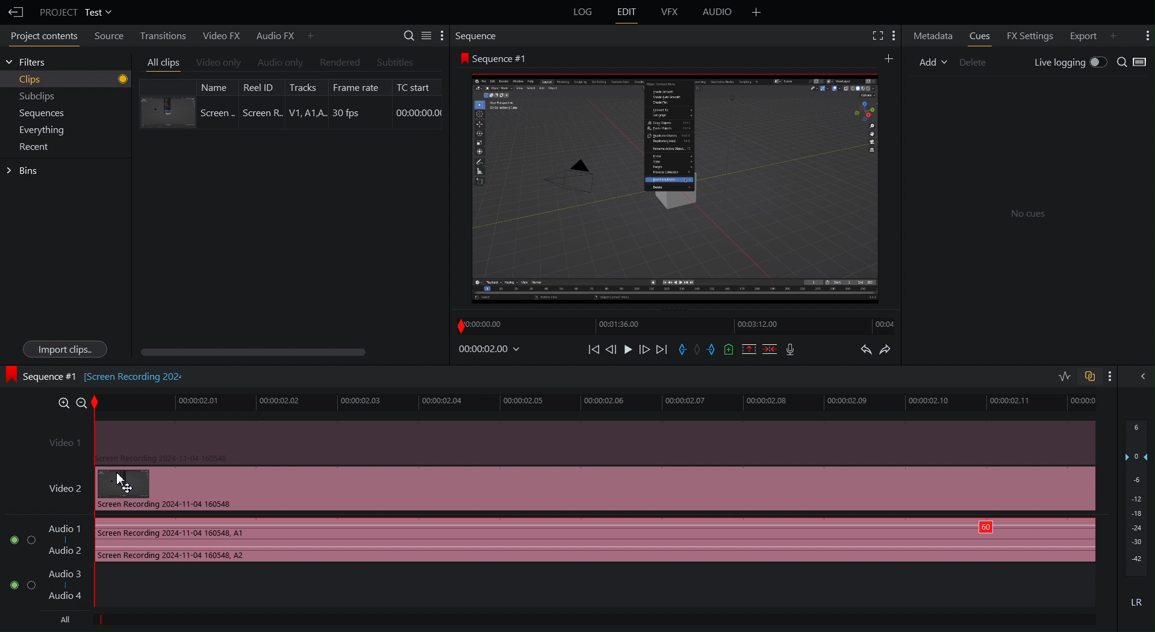 The image size is (1155, 632). I want to click on Scroll bar, so click(259, 349).